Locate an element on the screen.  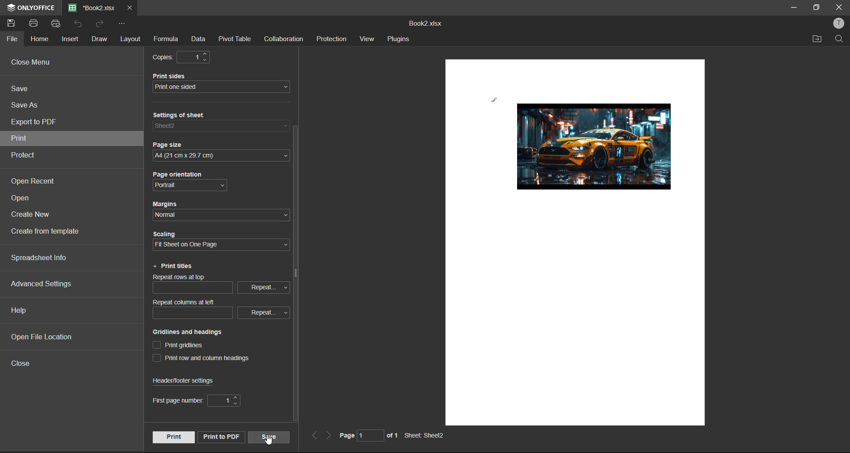
home is located at coordinates (40, 40).